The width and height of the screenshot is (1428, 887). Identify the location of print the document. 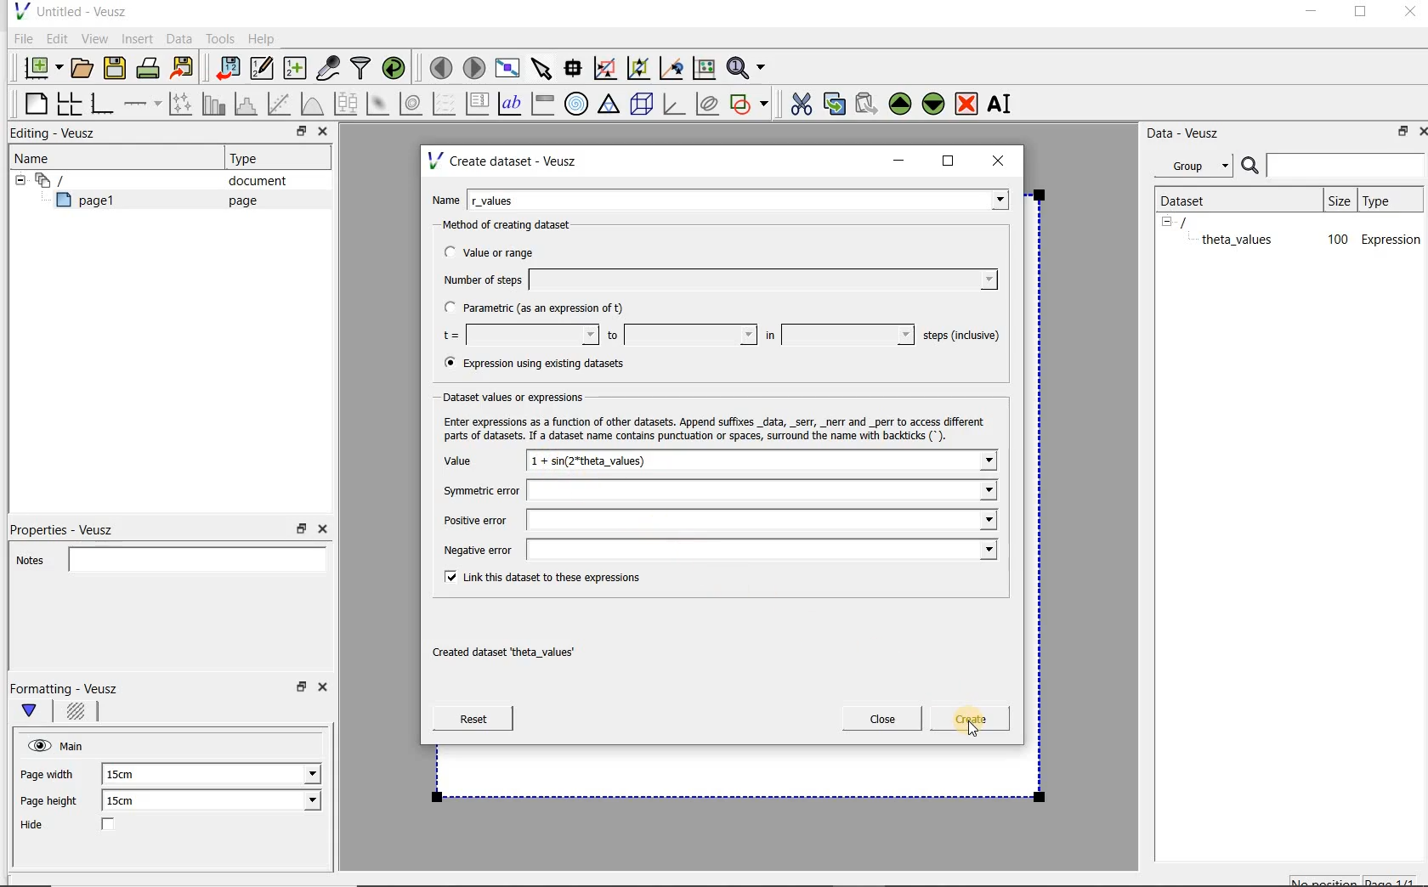
(151, 67).